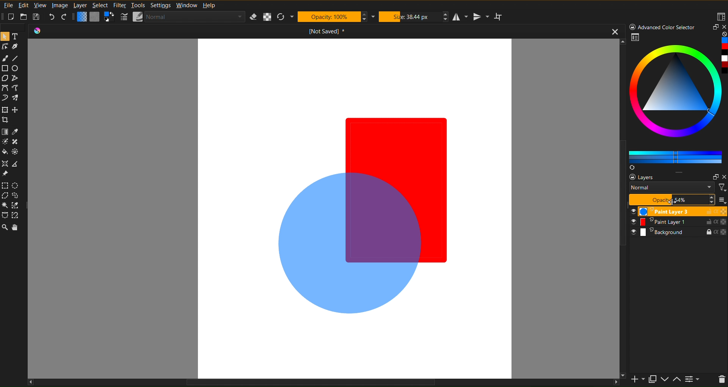 This screenshot has height=387, width=728. Describe the element at coordinates (5, 119) in the screenshot. I see `Move Tool` at that location.